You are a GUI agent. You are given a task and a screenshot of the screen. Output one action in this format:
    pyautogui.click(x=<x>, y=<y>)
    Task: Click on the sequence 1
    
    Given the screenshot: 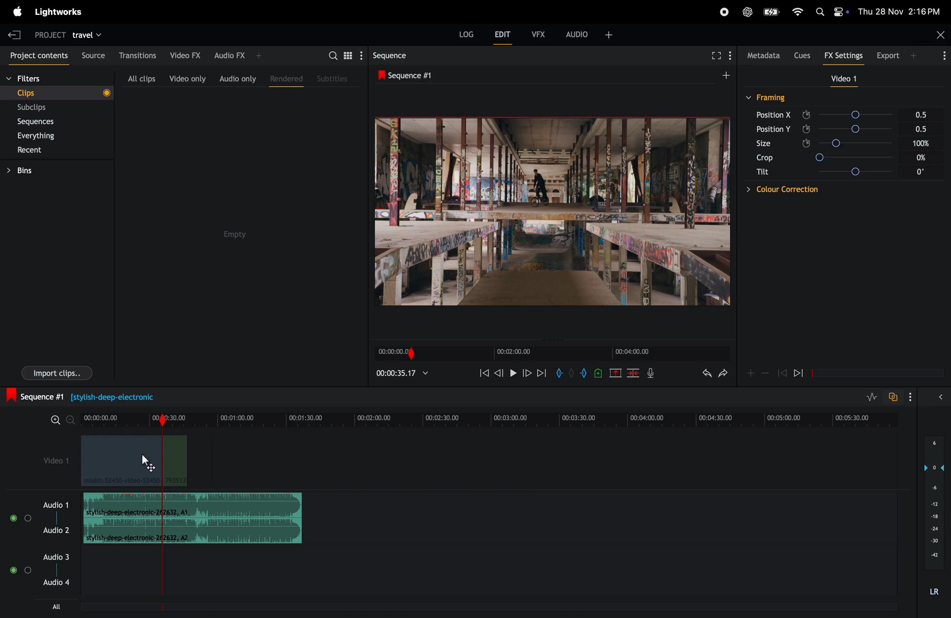 What is the action you would take?
    pyautogui.click(x=95, y=397)
    